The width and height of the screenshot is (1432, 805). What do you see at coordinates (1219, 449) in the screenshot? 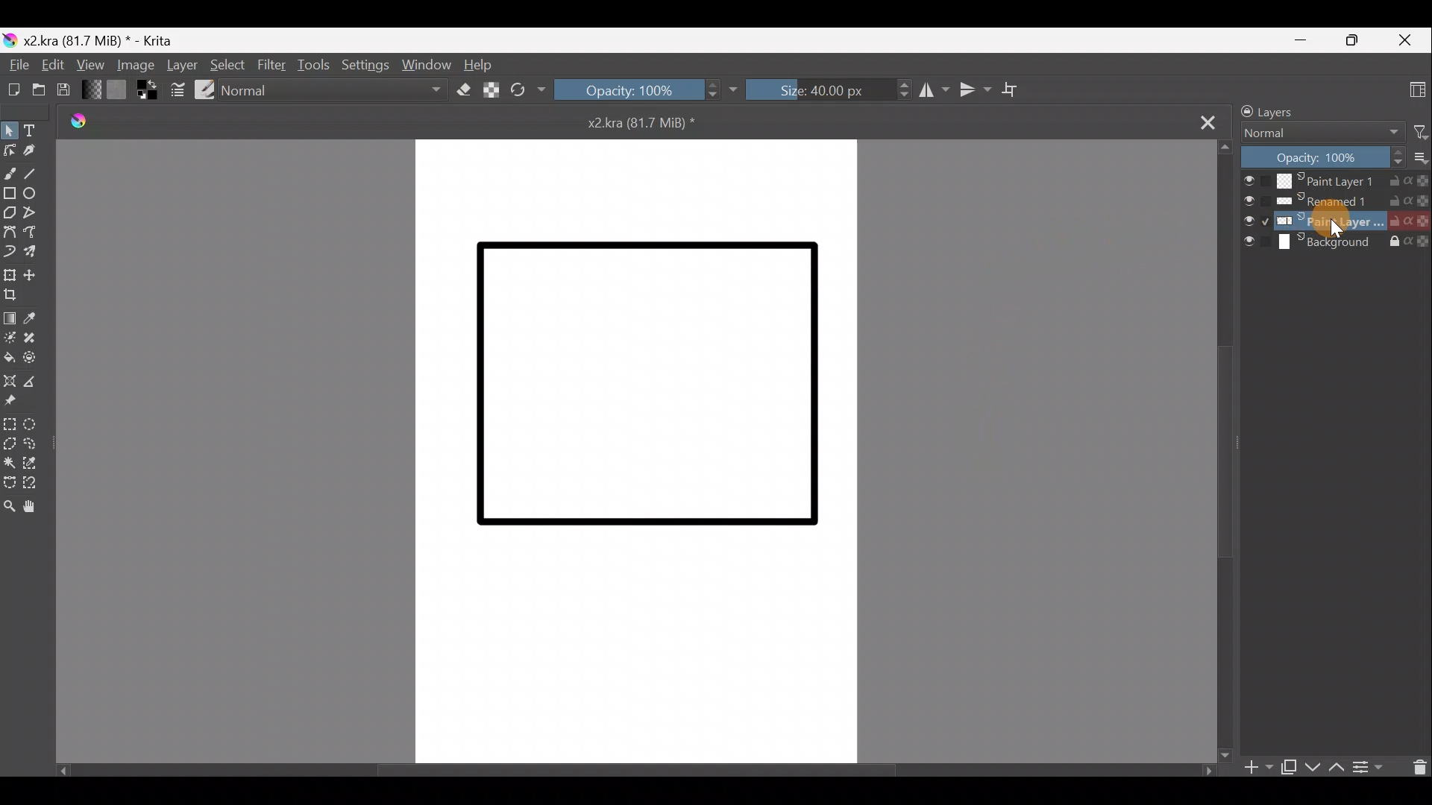
I see `Scroll bar` at bounding box center [1219, 449].